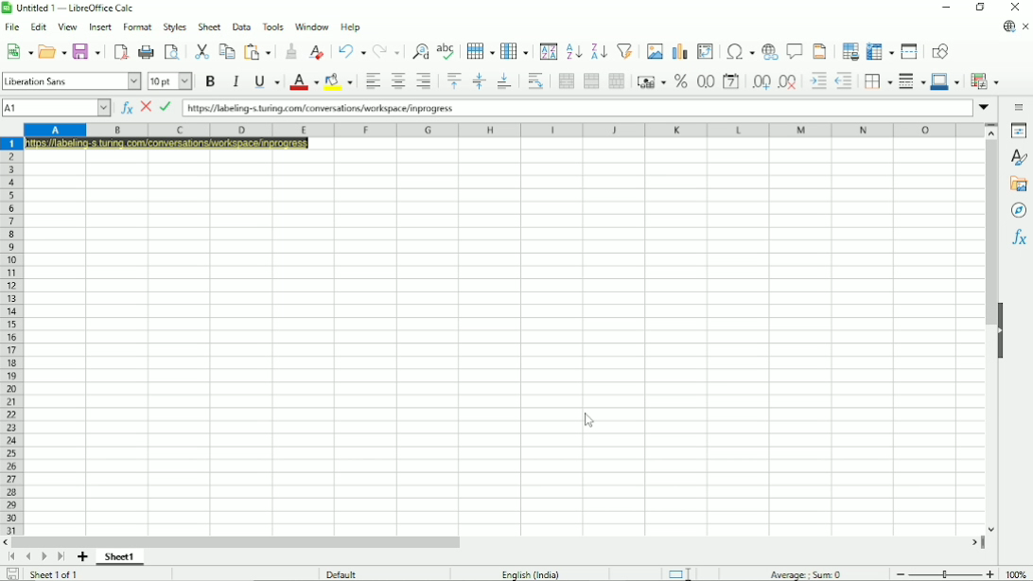  I want to click on Clear direct formatting, so click(316, 52).